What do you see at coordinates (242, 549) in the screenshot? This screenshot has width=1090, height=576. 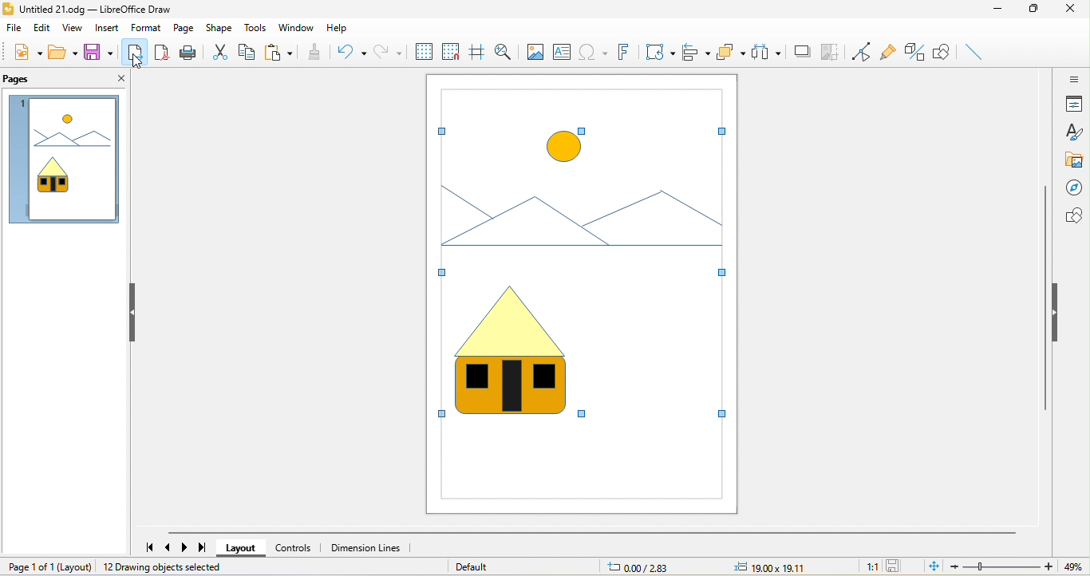 I see `layout` at bounding box center [242, 549].